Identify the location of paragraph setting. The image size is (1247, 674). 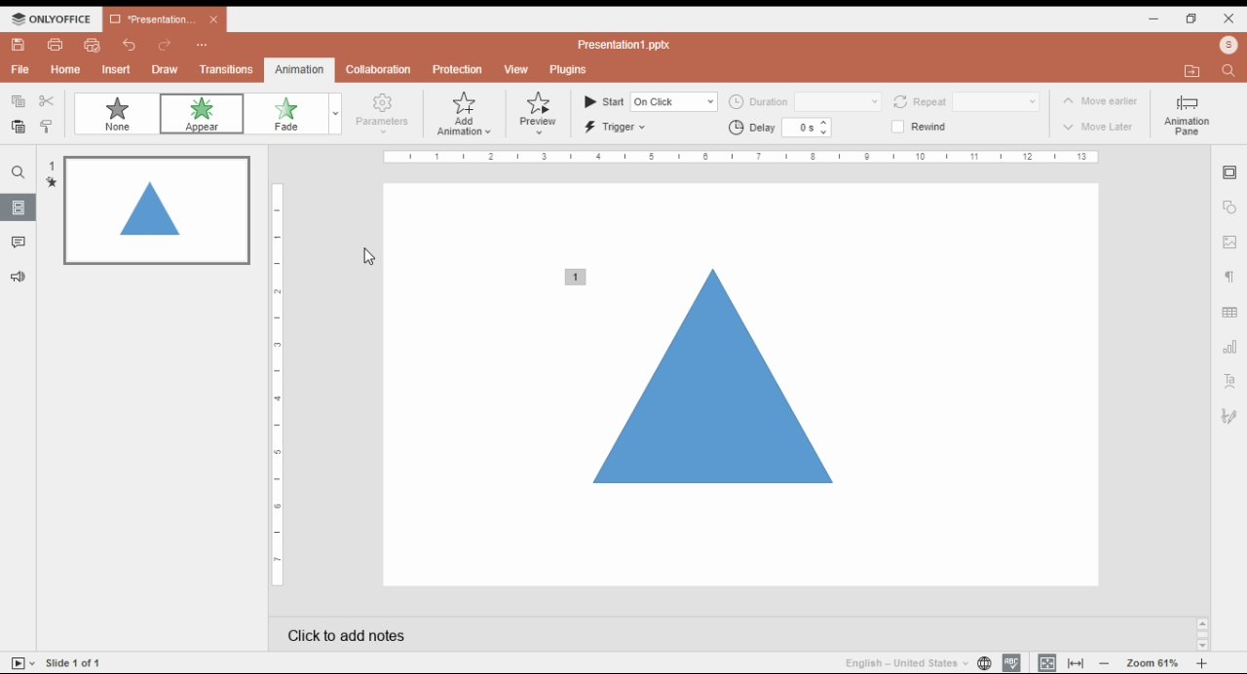
(1233, 277).